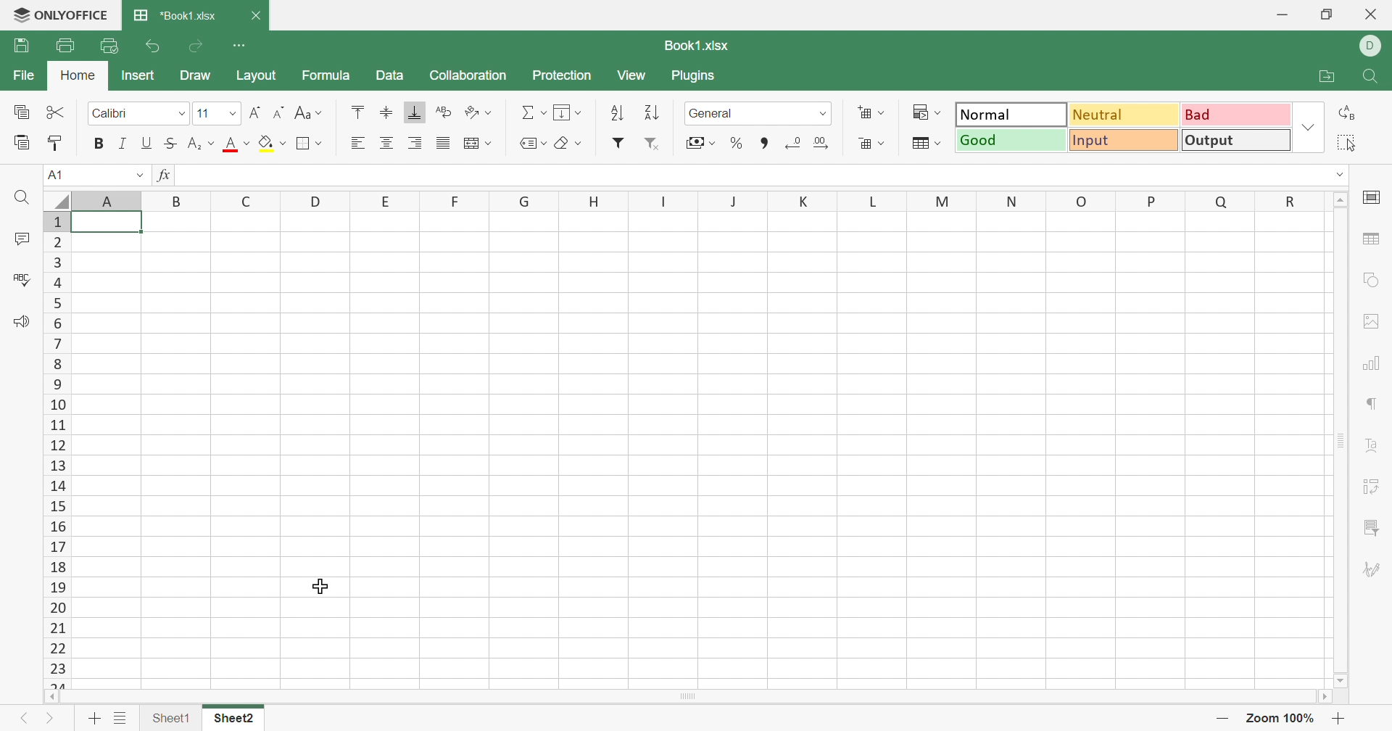  I want to click on Comma style, so click(764, 141).